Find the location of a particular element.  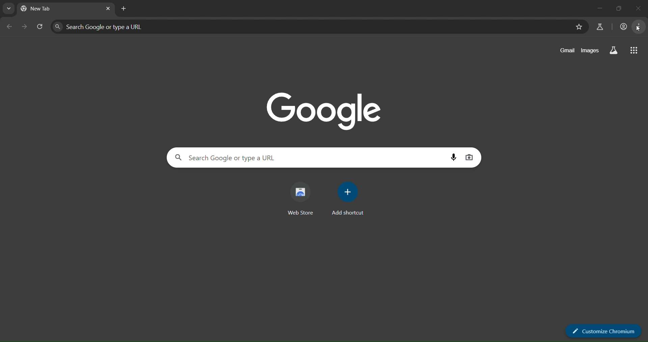

reload page is located at coordinates (40, 26).